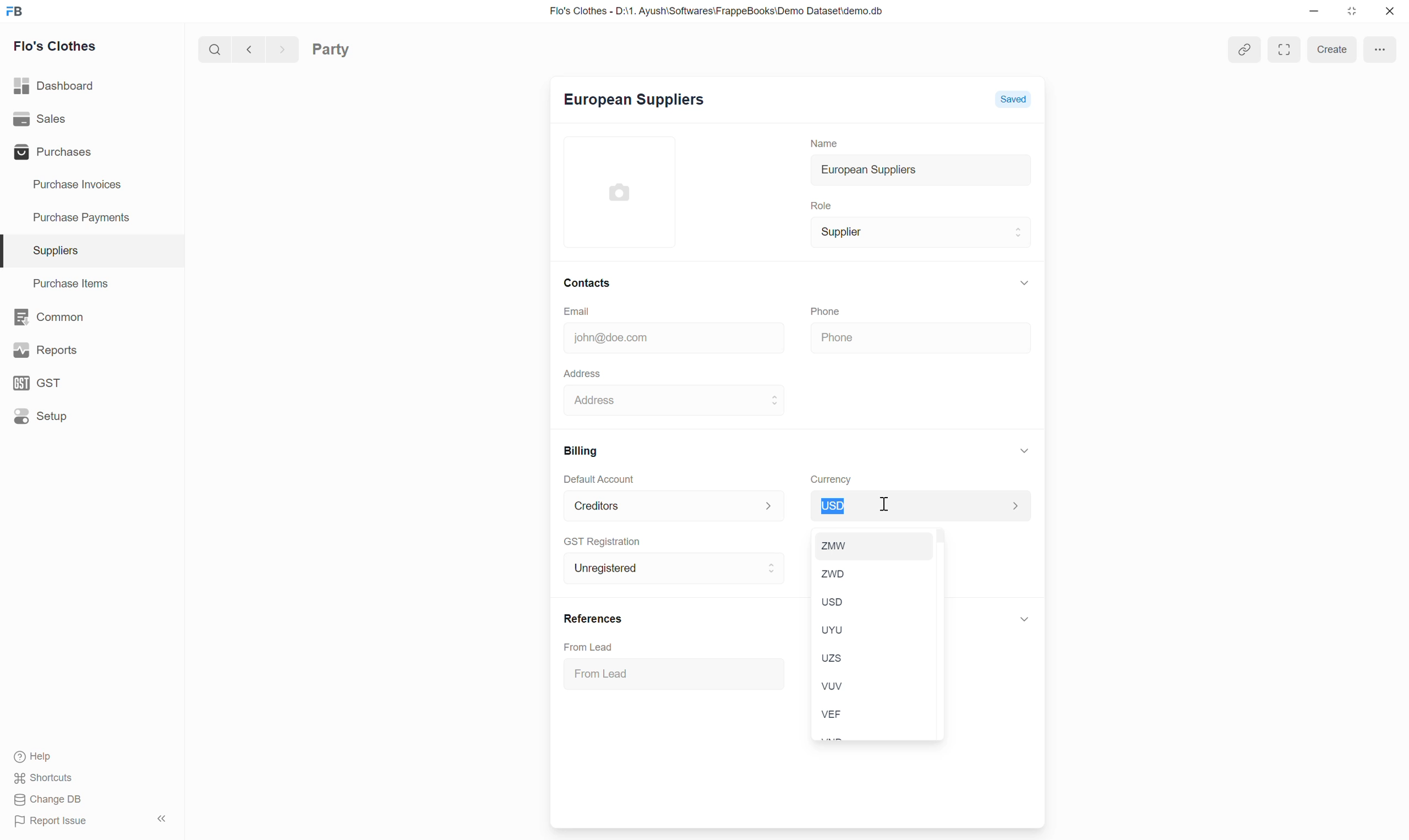 The image size is (1409, 840). Describe the element at coordinates (1283, 50) in the screenshot. I see `Expand` at that location.